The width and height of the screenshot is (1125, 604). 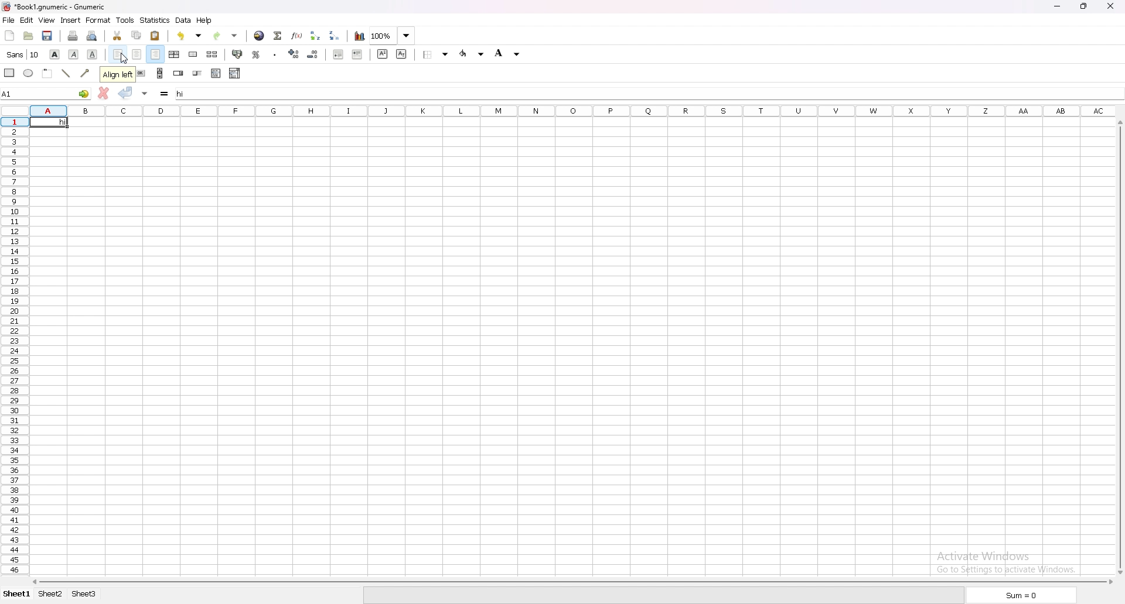 What do you see at coordinates (238, 54) in the screenshot?
I see `accounting` at bounding box center [238, 54].